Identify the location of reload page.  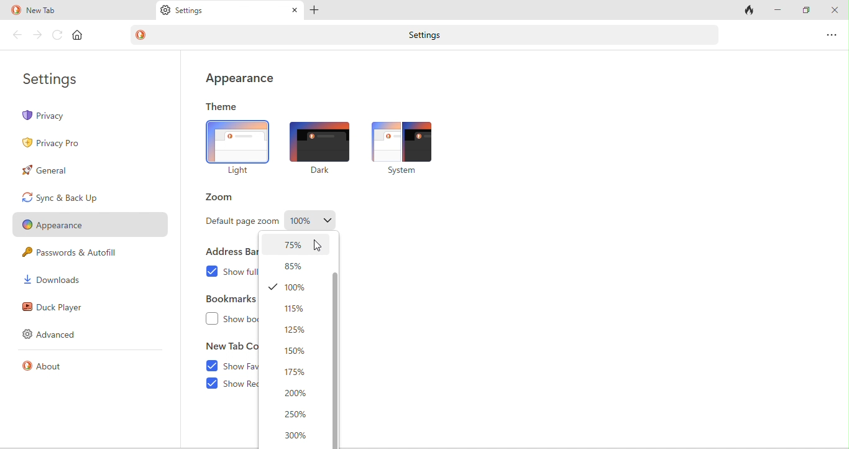
(58, 35).